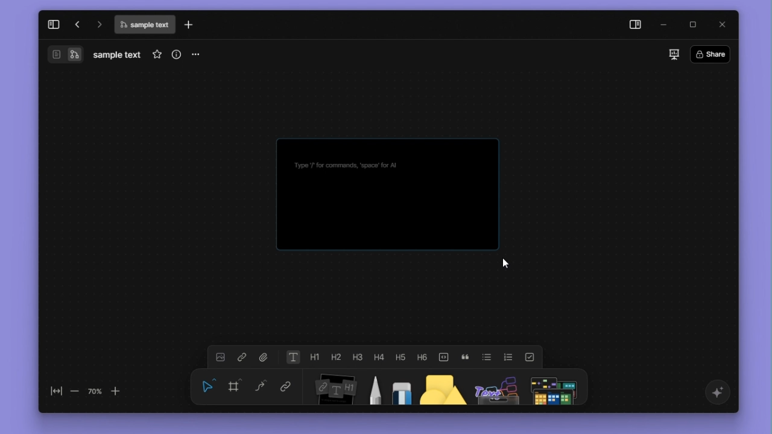 This screenshot has height=434, width=772. Describe the element at coordinates (241, 357) in the screenshot. I see `link` at that location.